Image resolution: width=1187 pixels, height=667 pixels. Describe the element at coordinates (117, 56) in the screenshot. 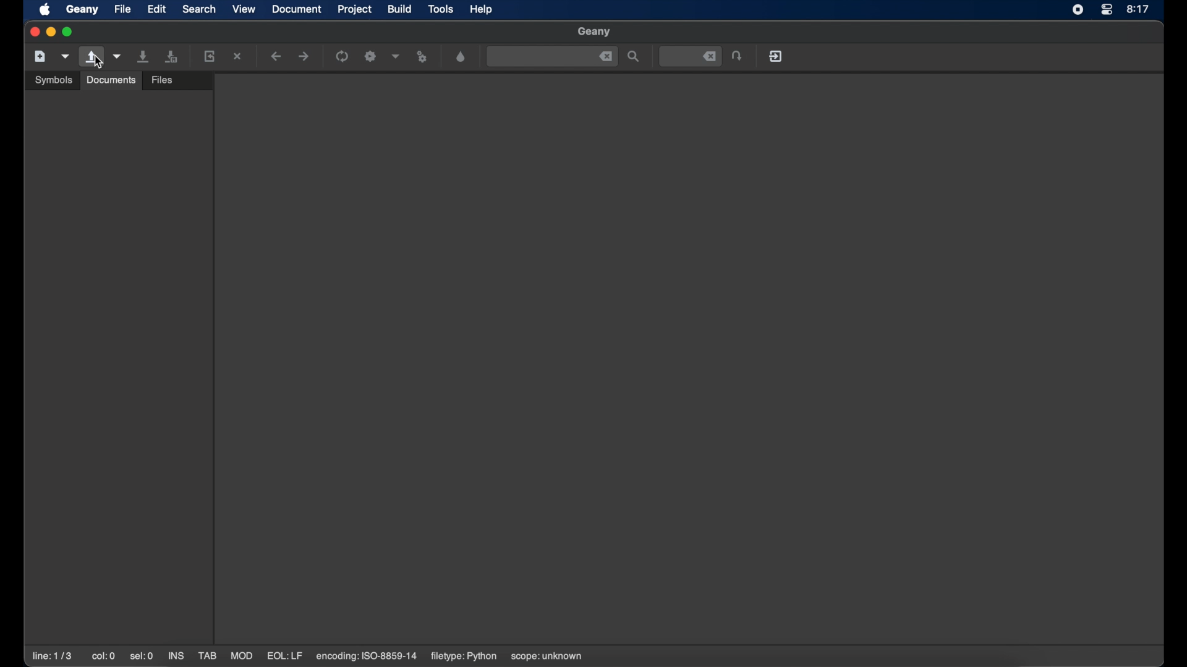

I see `open a recent file` at that location.